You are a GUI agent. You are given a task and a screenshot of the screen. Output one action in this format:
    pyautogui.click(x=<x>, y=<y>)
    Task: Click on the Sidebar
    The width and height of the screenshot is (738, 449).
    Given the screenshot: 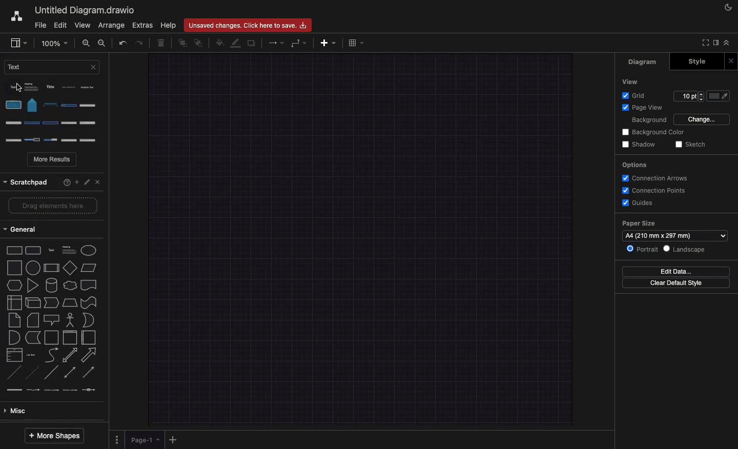 What is the action you would take?
    pyautogui.click(x=18, y=44)
    